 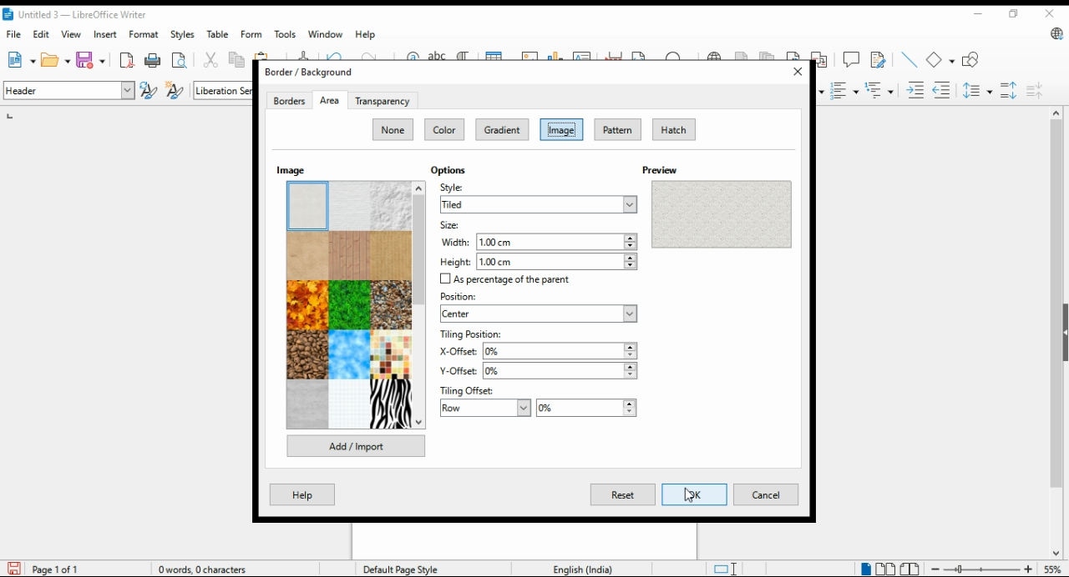 What do you see at coordinates (350, 405) in the screenshot?
I see `image option 14` at bounding box center [350, 405].